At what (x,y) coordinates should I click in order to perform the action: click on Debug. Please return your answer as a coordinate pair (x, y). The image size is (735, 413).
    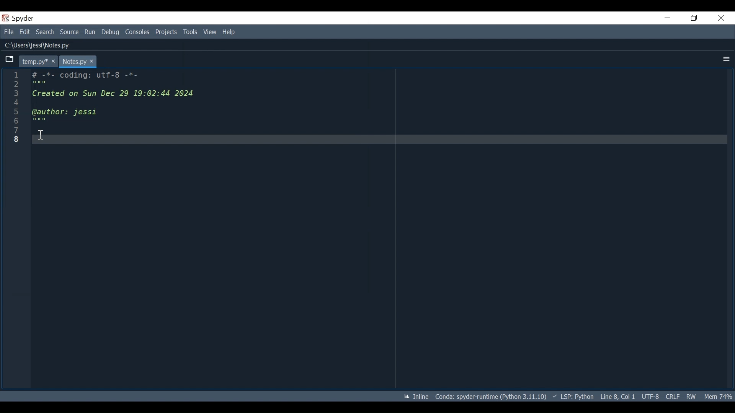
    Looking at the image, I should click on (111, 33).